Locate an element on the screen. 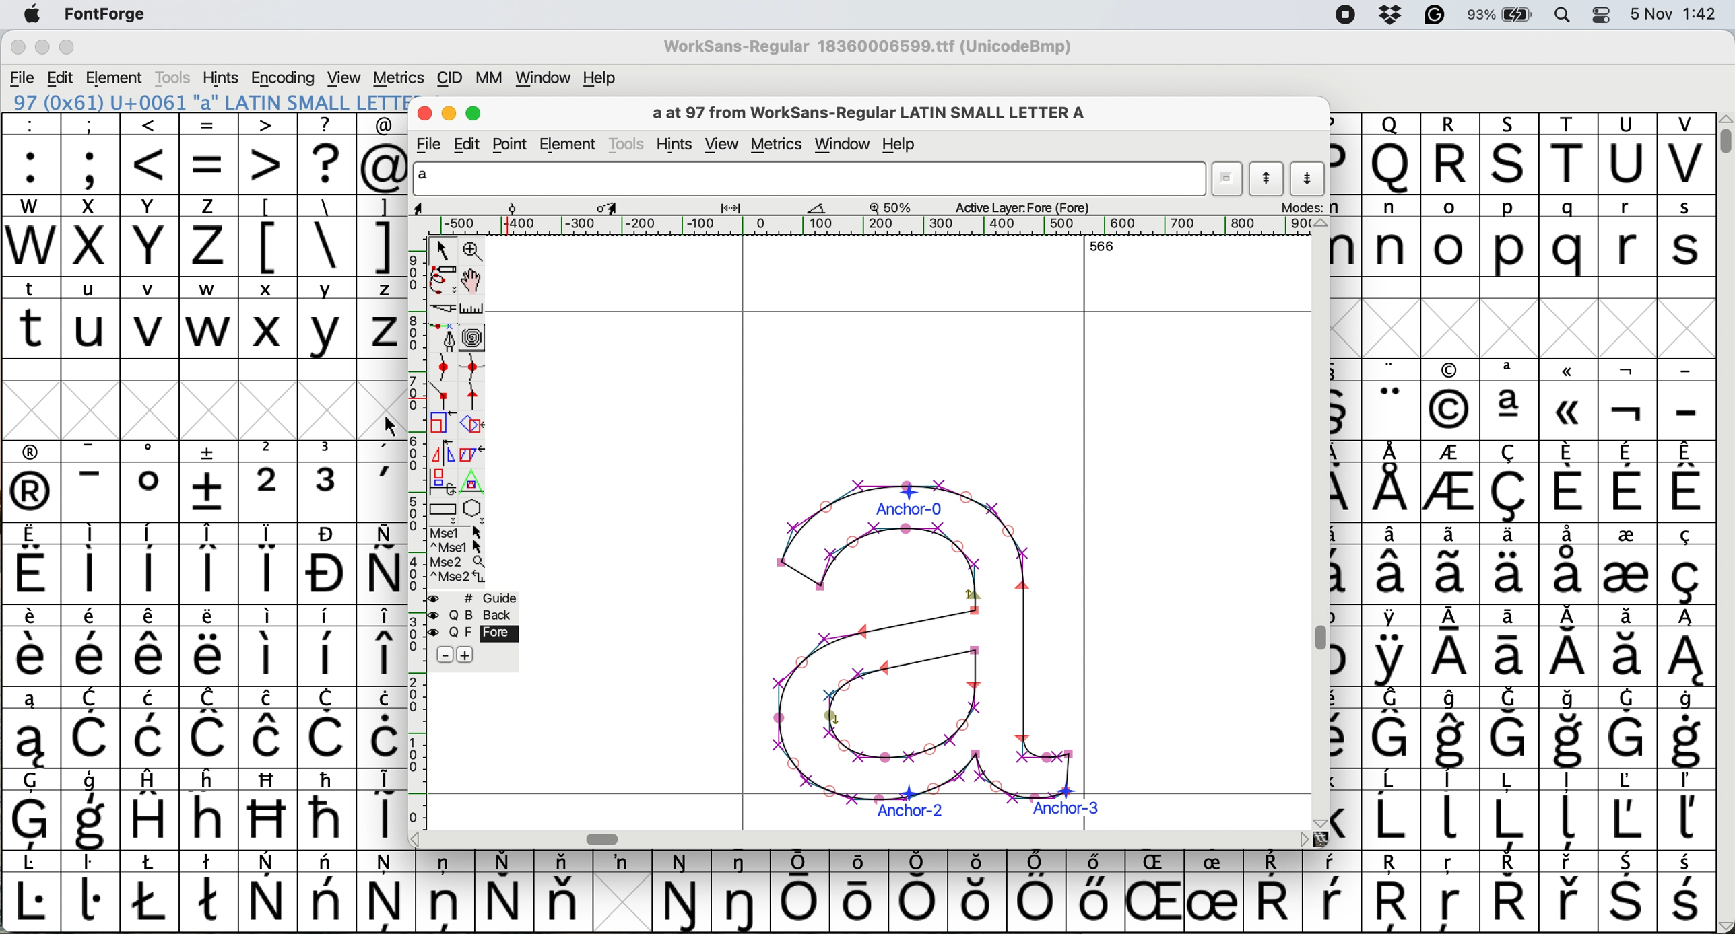 Image resolution: width=1735 pixels, height=934 pixels. symbol is located at coordinates (1627, 482).